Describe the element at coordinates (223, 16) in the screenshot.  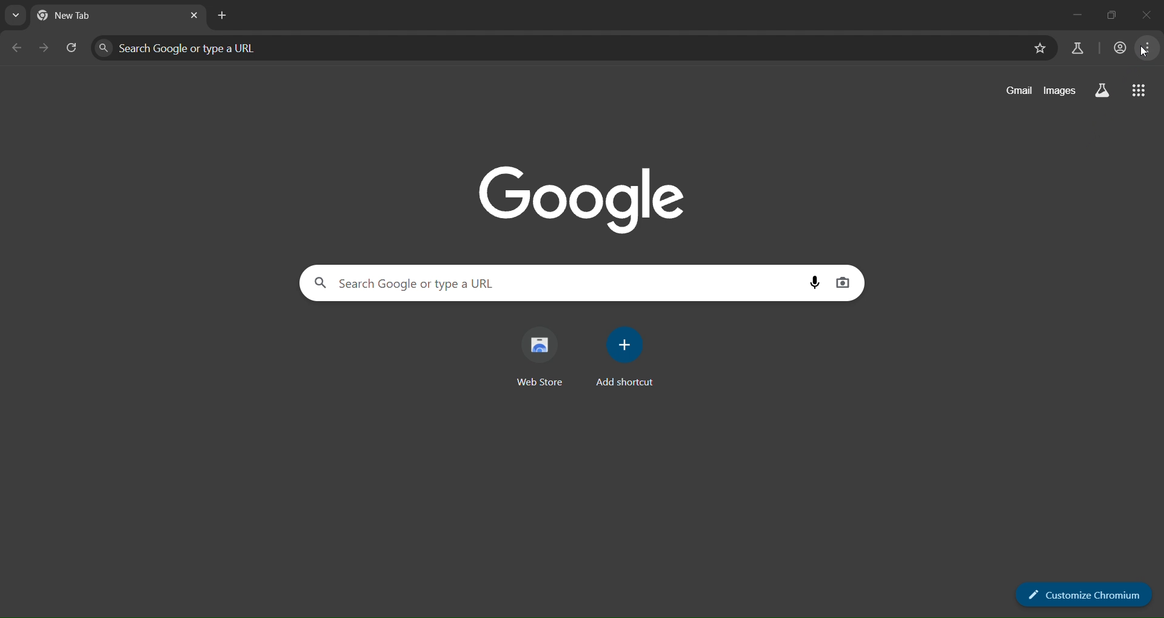
I see `new tab` at that location.